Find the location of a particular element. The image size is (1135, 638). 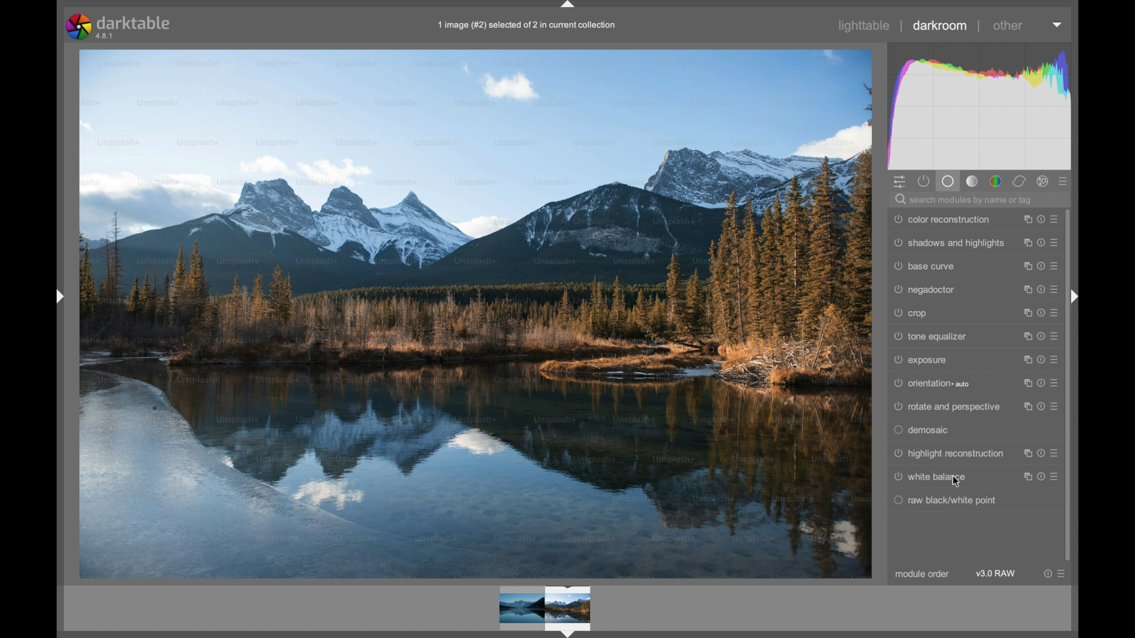

instance is located at coordinates (1026, 220).